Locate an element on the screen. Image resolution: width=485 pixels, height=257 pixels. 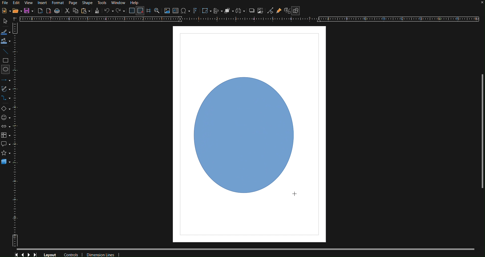
Circle (dragged) is located at coordinates (246, 133).